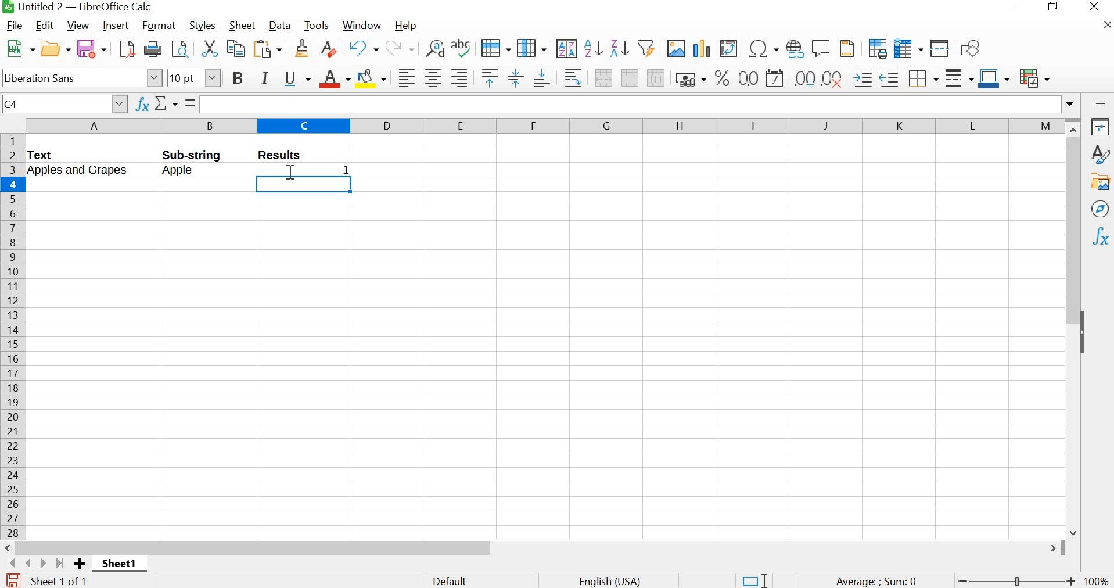 The width and height of the screenshot is (1114, 588). What do you see at coordinates (328, 49) in the screenshot?
I see `clear direct formatting` at bounding box center [328, 49].